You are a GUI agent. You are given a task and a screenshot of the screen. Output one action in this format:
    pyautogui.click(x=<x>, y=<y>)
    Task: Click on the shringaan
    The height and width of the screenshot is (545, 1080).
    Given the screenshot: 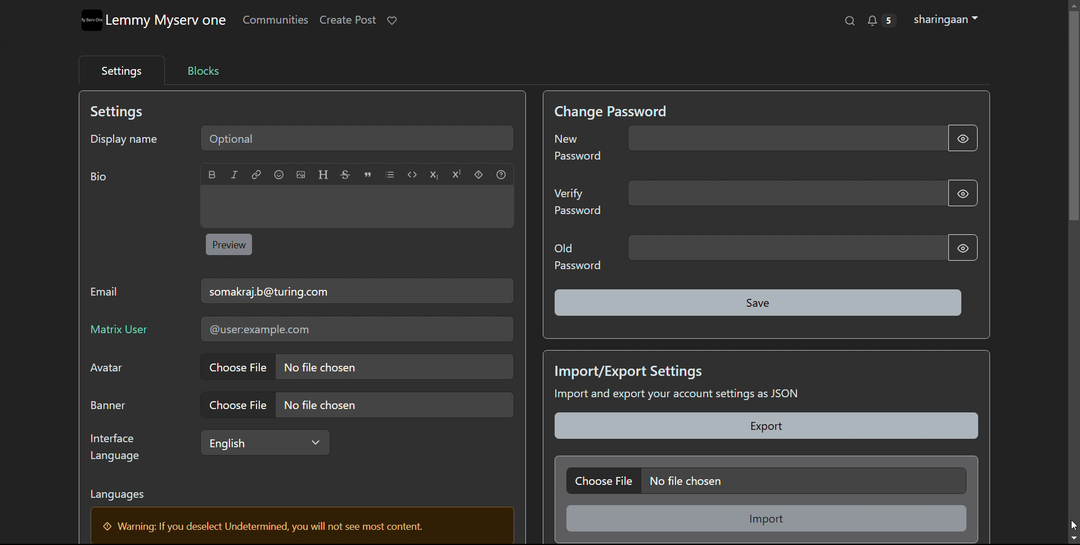 What is the action you would take?
    pyautogui.click(x=947, y=20)
    